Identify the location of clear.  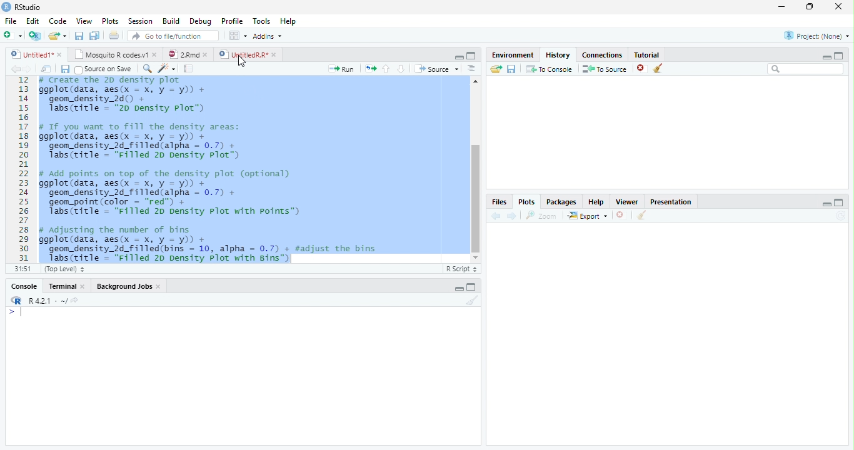
(641, 216).